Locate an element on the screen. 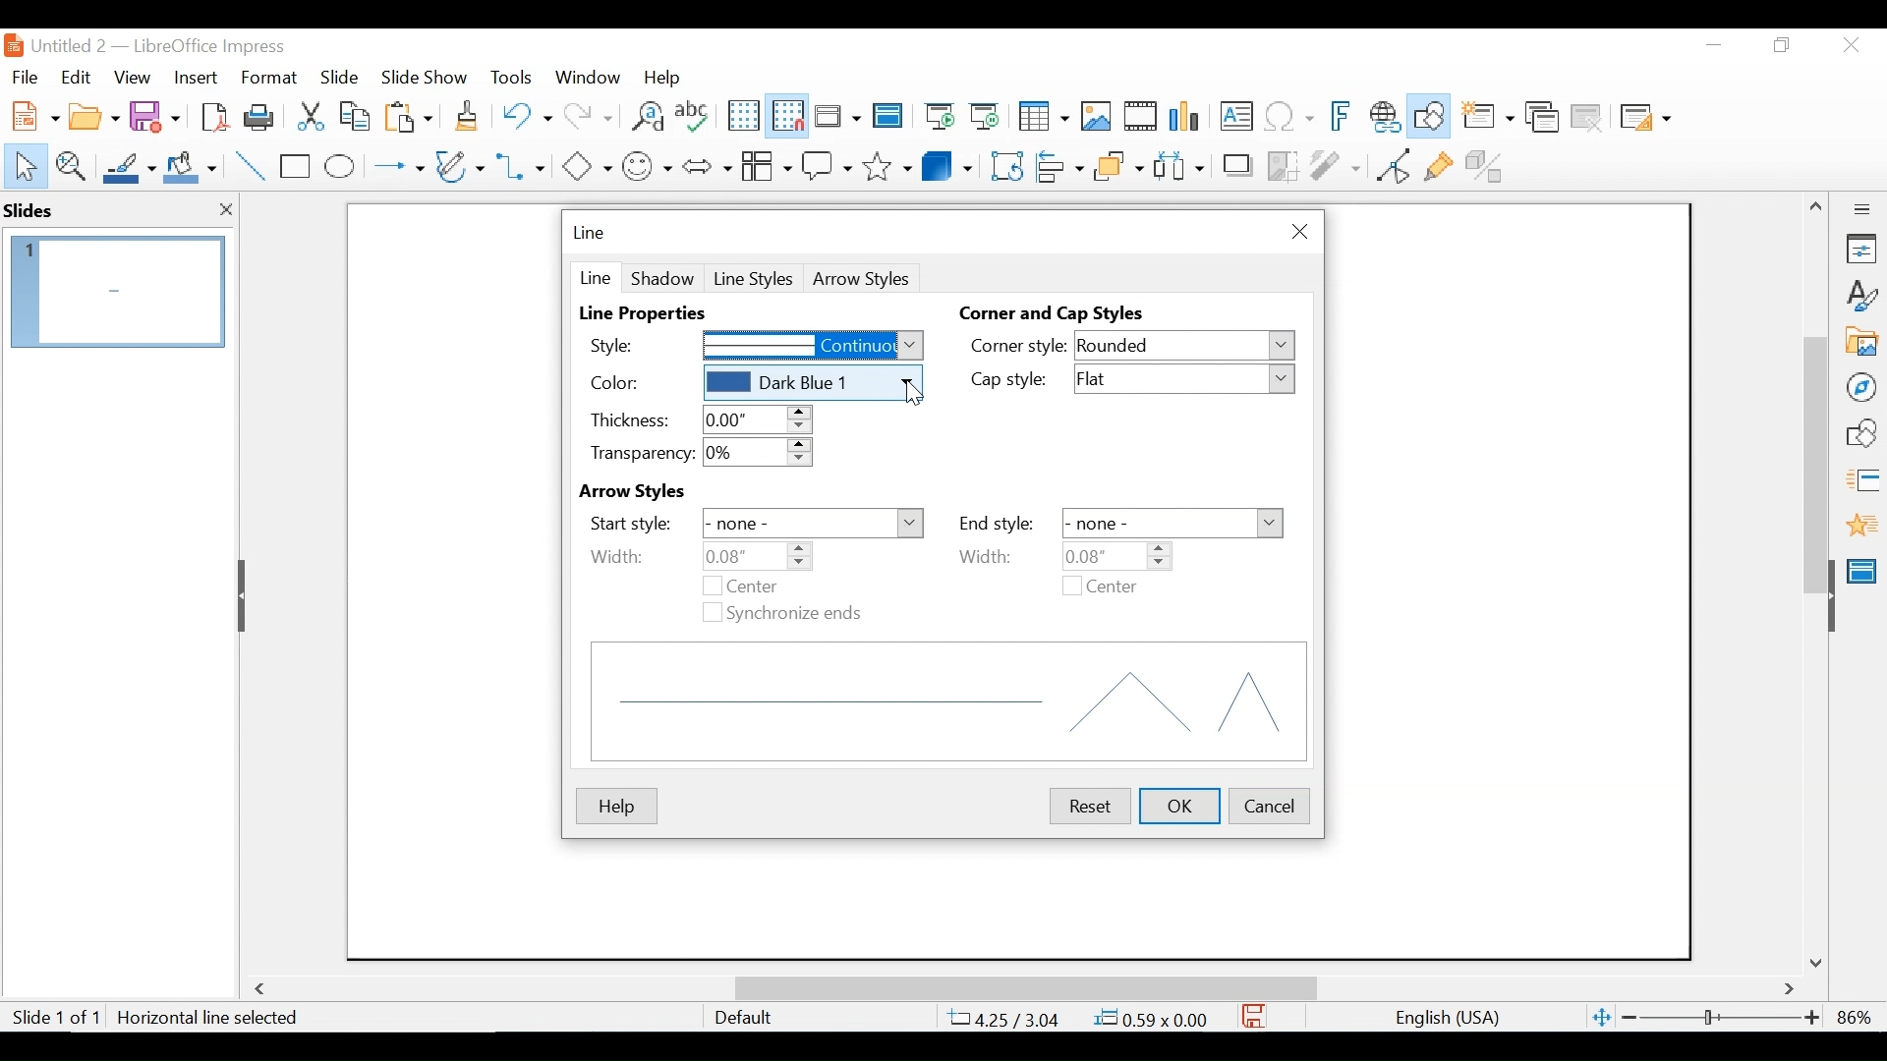 This screenshot has height=1061, width=1887. Arrange is located at coordinates (1115, 164).